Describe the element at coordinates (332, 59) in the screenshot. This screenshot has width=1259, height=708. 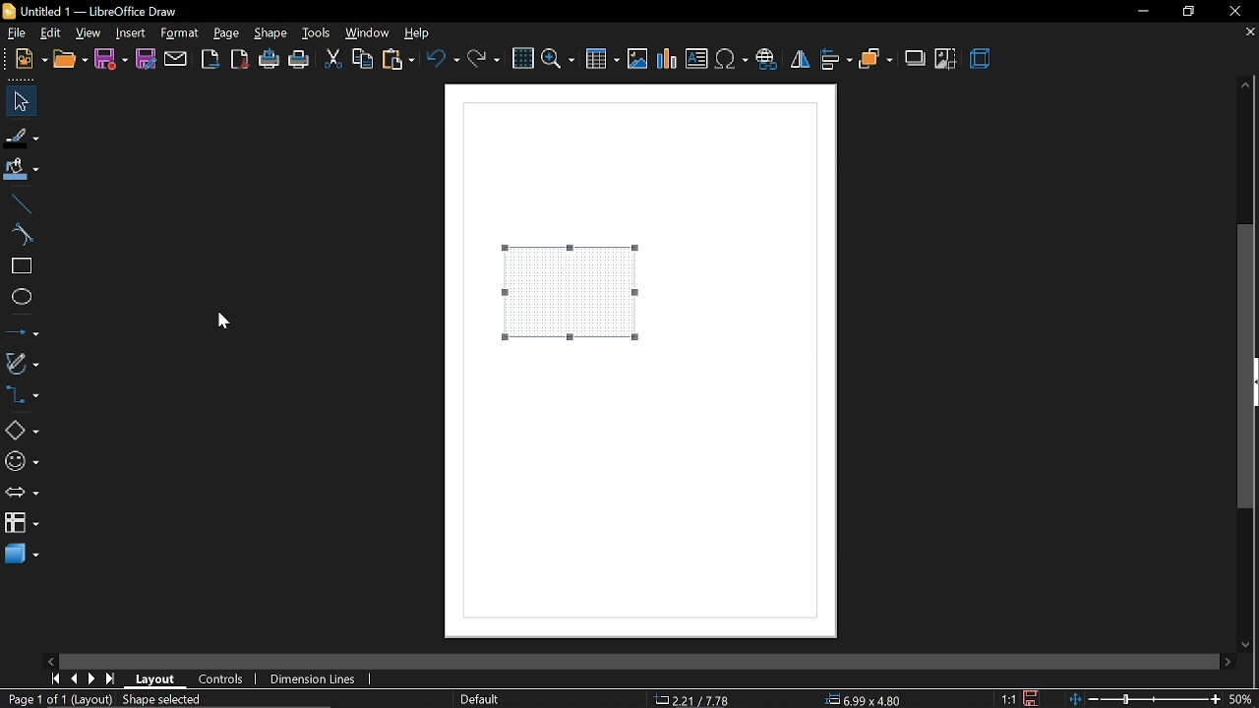
I see `cut` at that location.